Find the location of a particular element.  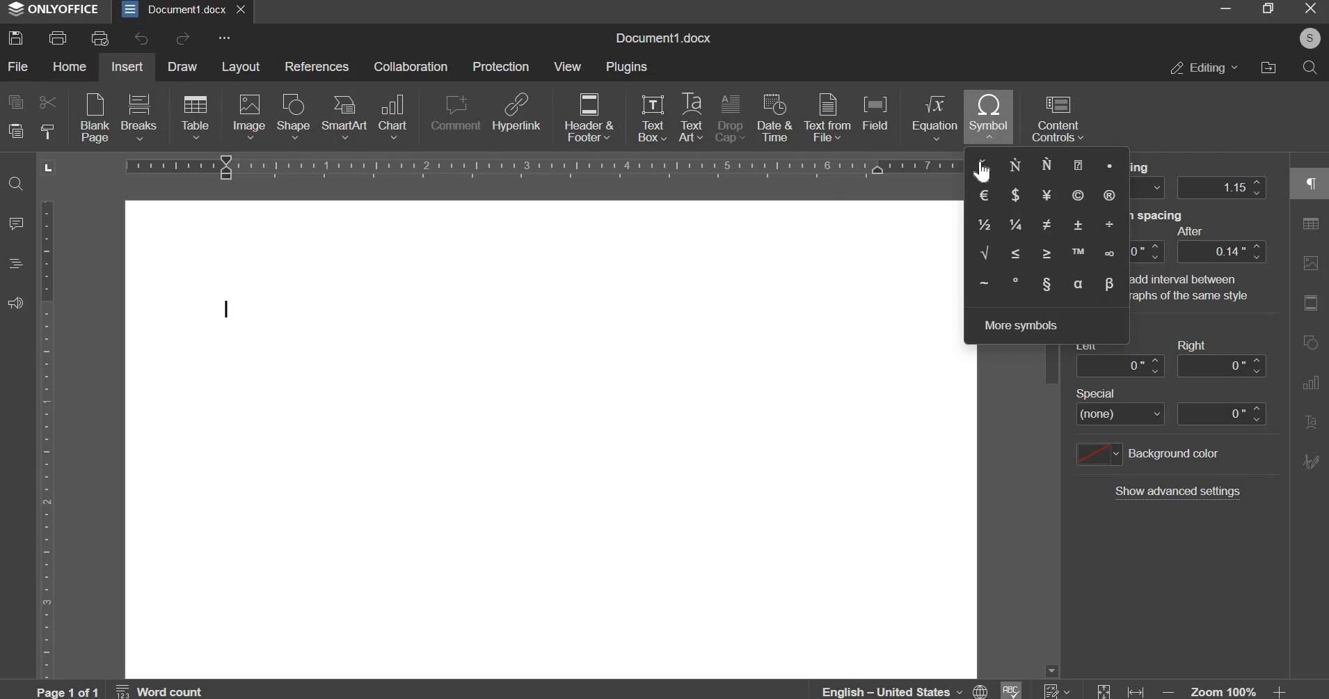

text from file is located at coordinates (829, 116).